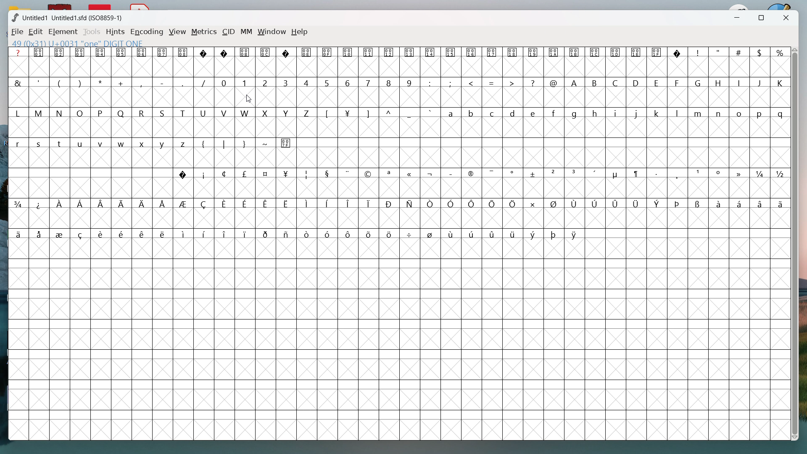 This screenshot has width=807, height=454. What do you see at coordinates (143, 112) in the screenshot?
I see `R` at bounding box center [143, 112].